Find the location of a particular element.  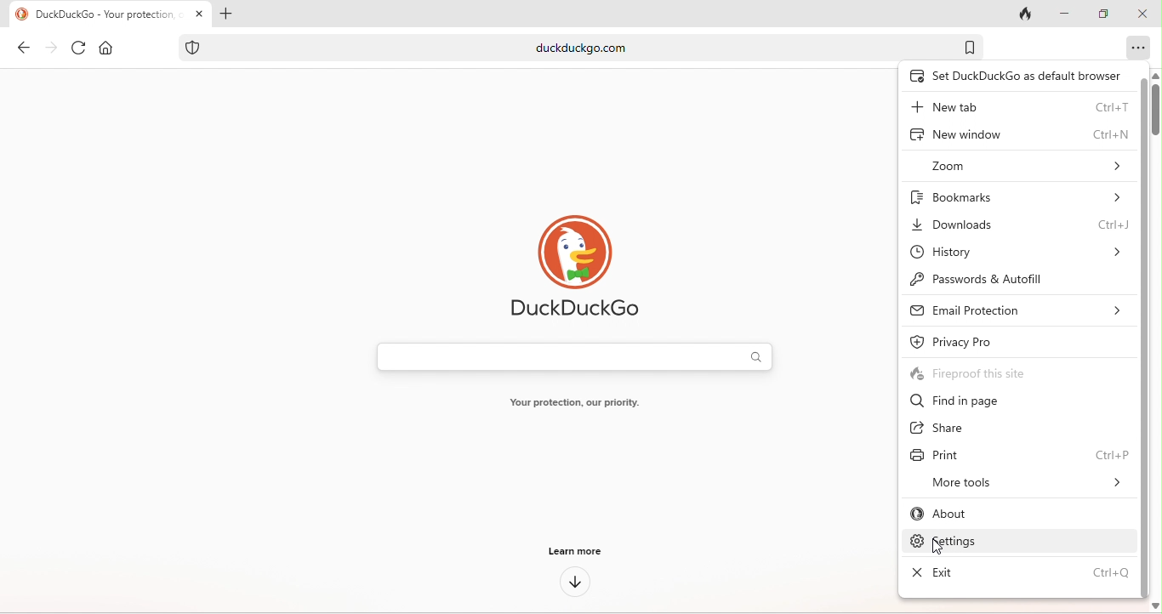

close is located at coordinates (202, 13).